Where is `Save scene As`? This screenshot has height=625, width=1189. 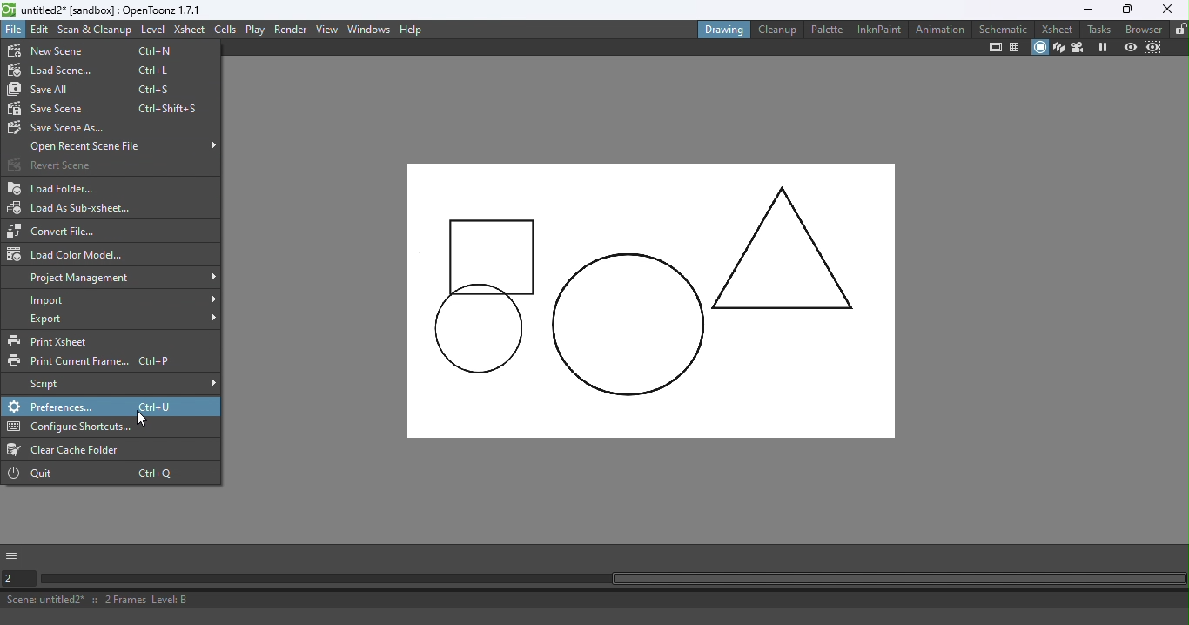 Save scene As is located at coordinates (94, 127).